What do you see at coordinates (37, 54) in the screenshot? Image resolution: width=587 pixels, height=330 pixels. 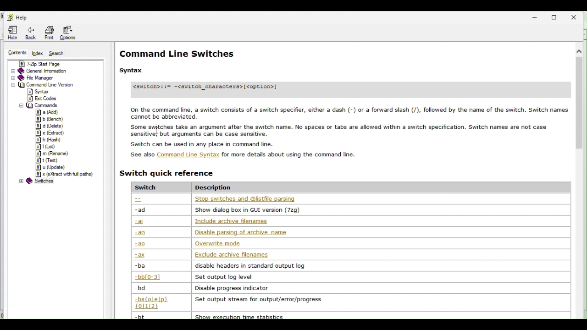 I see `Index` at bounding box center [37, 54].